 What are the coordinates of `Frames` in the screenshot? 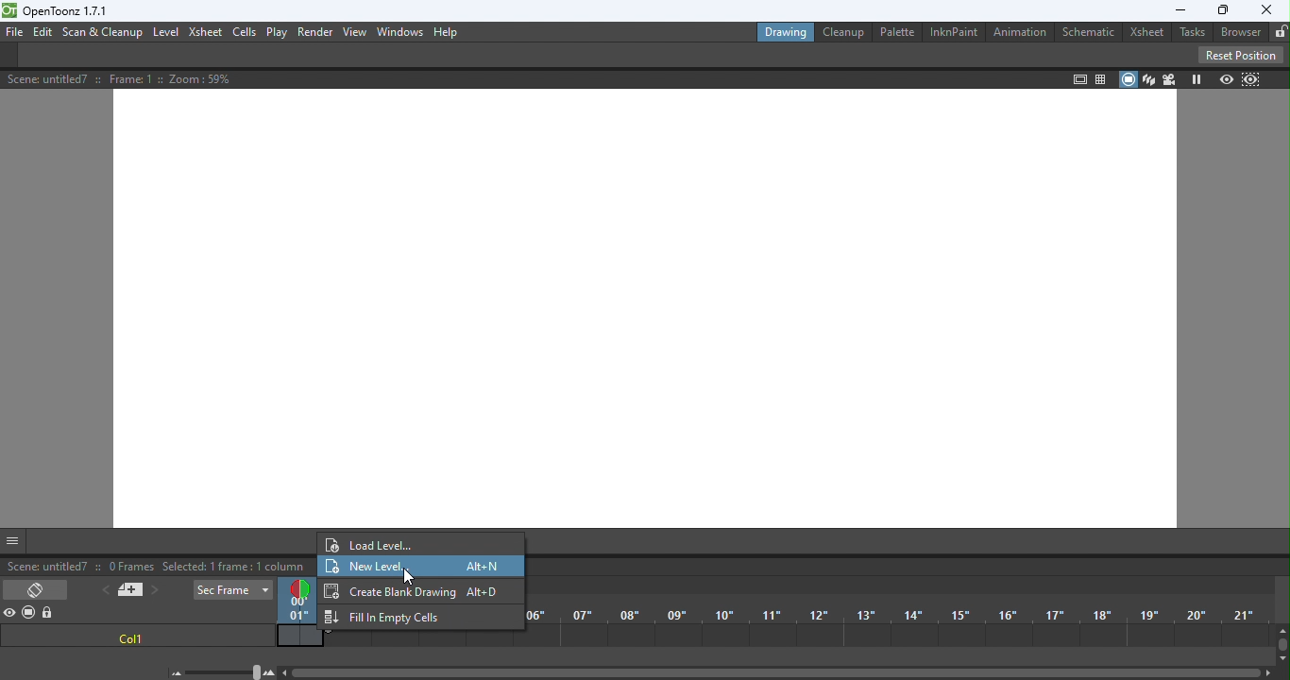 It's located at (900, 628).